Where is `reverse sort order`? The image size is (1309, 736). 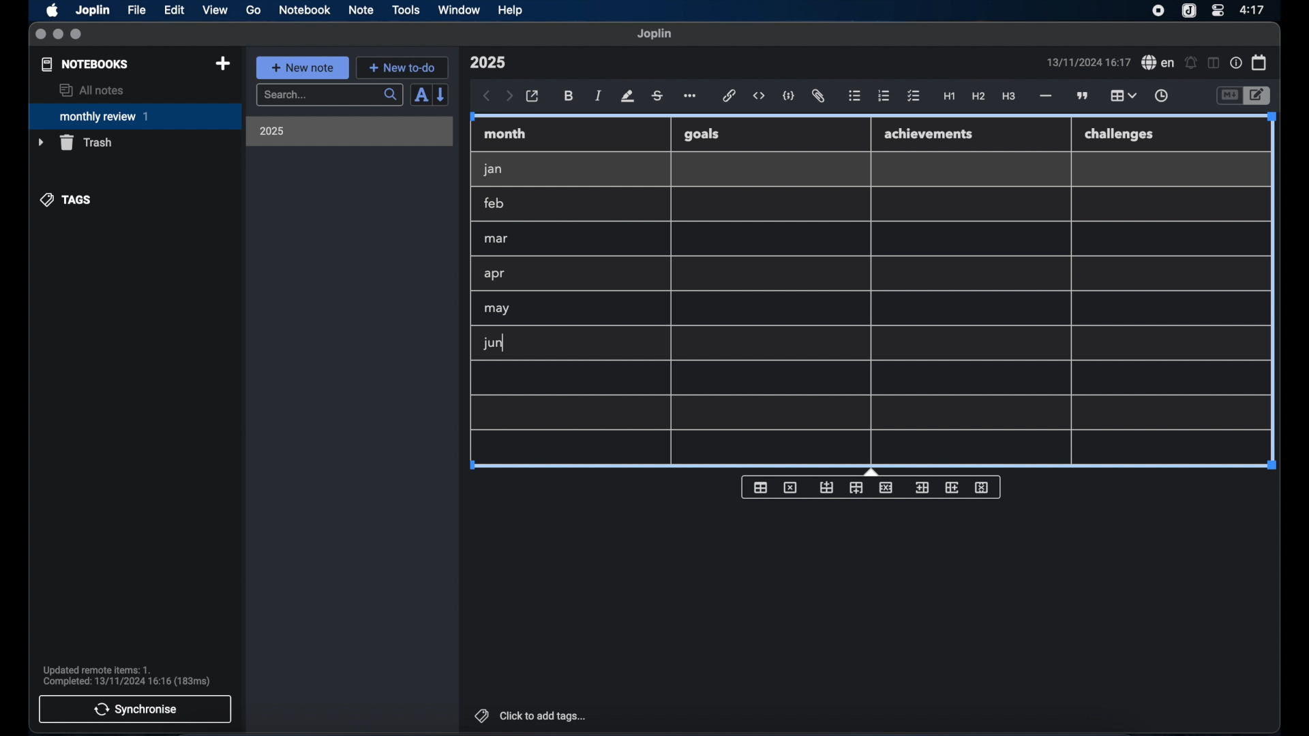 reverse sort order is located at coordinates (442, 94).